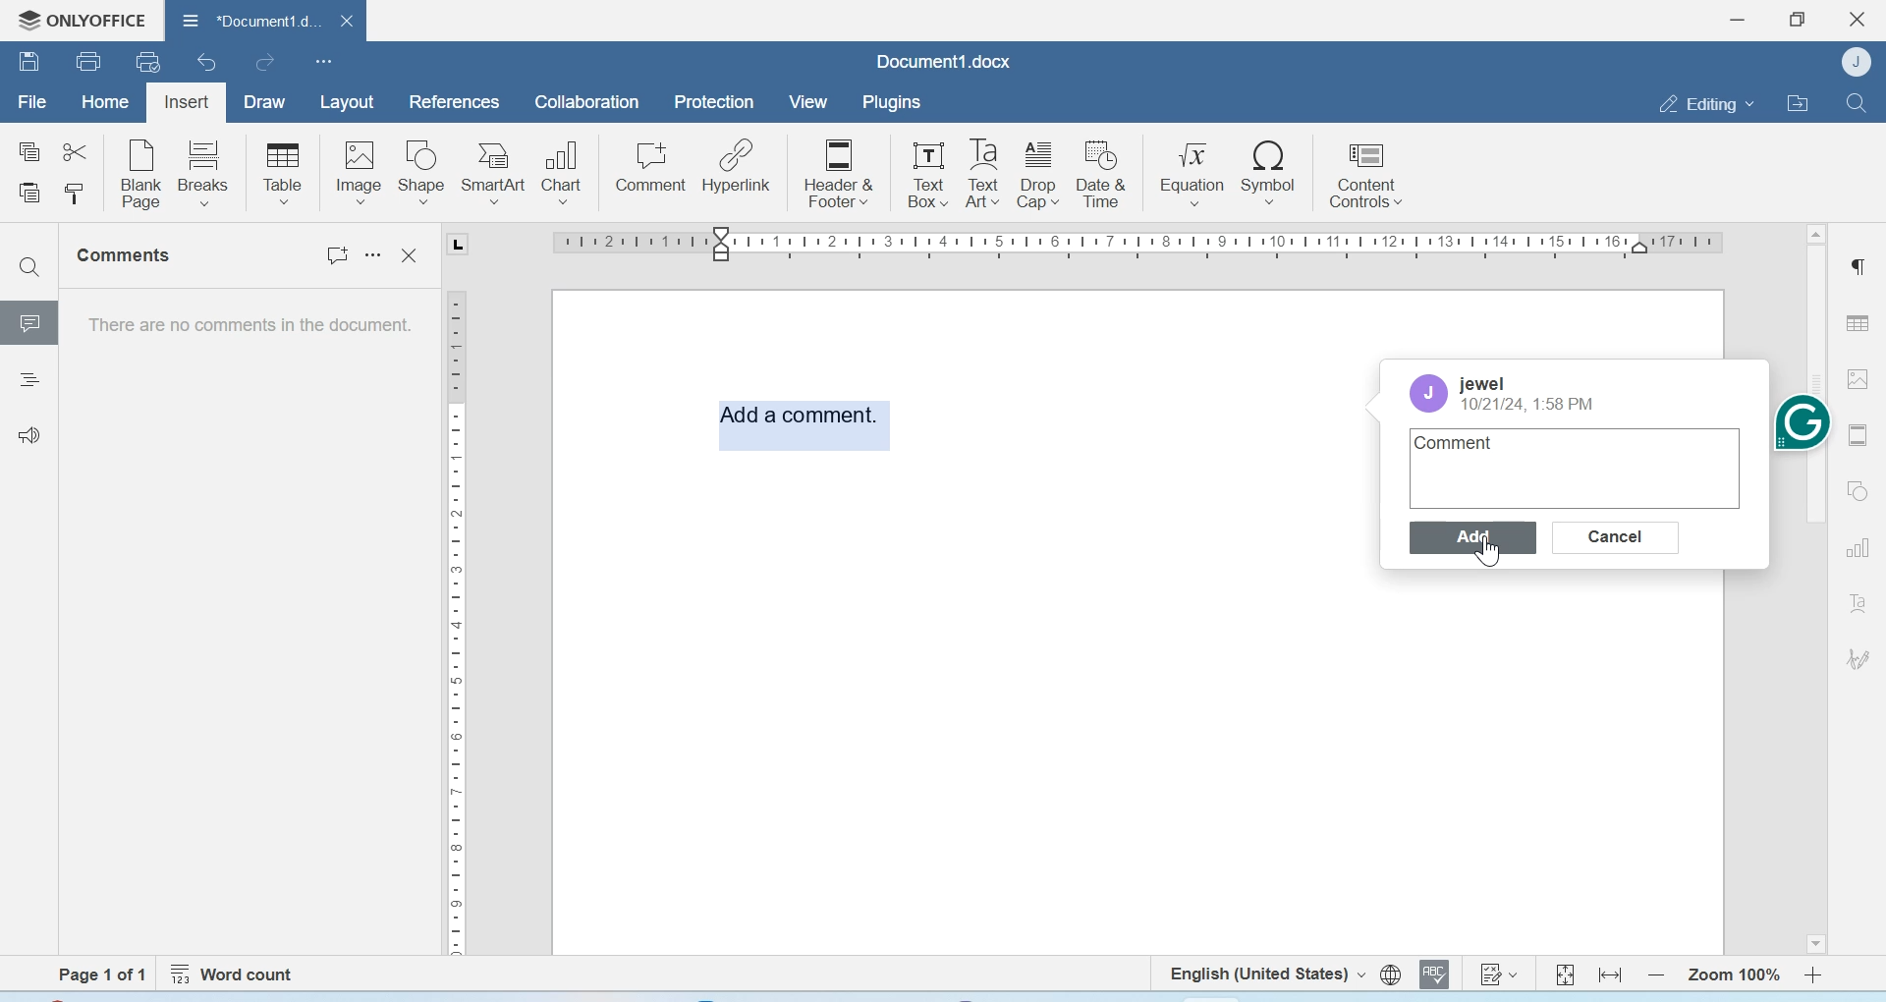  I want to click on Scrollbar, so click(1815, 706).